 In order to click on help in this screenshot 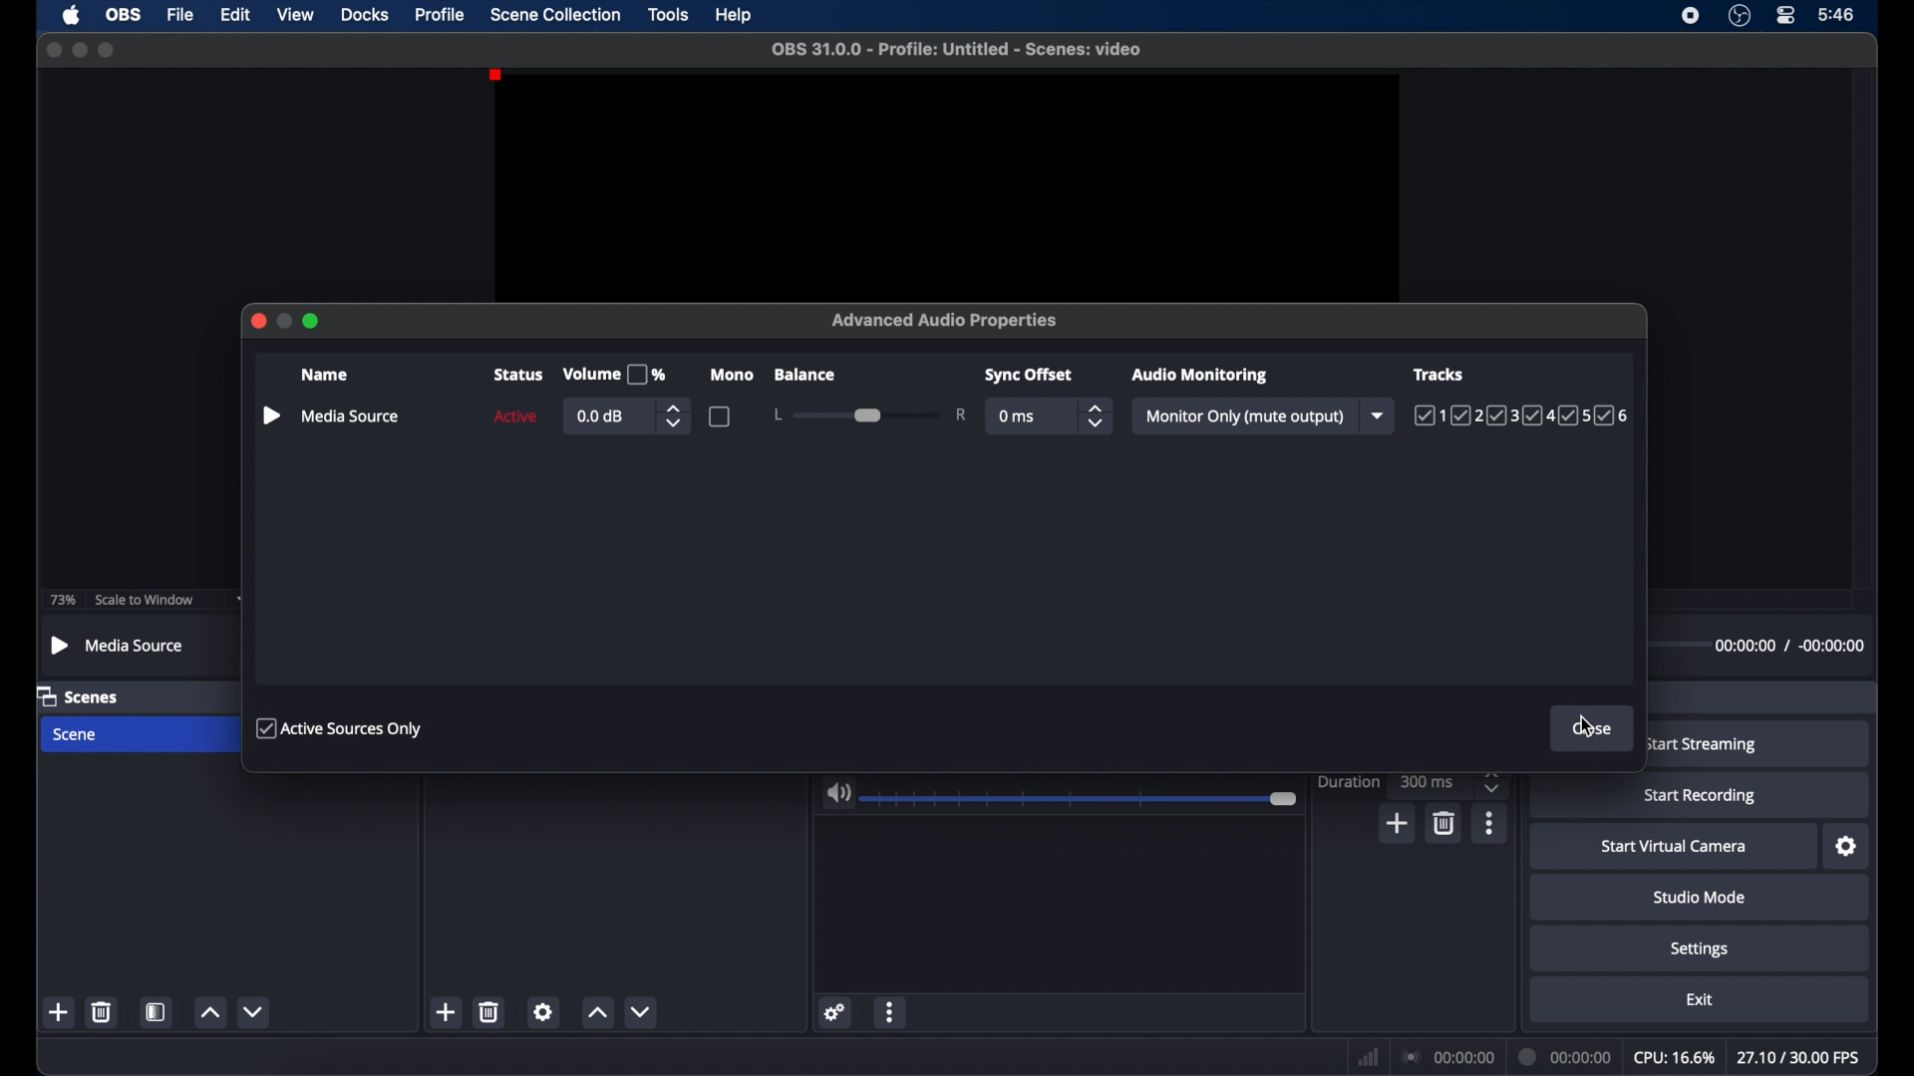, I will do `click(736, 15)`.